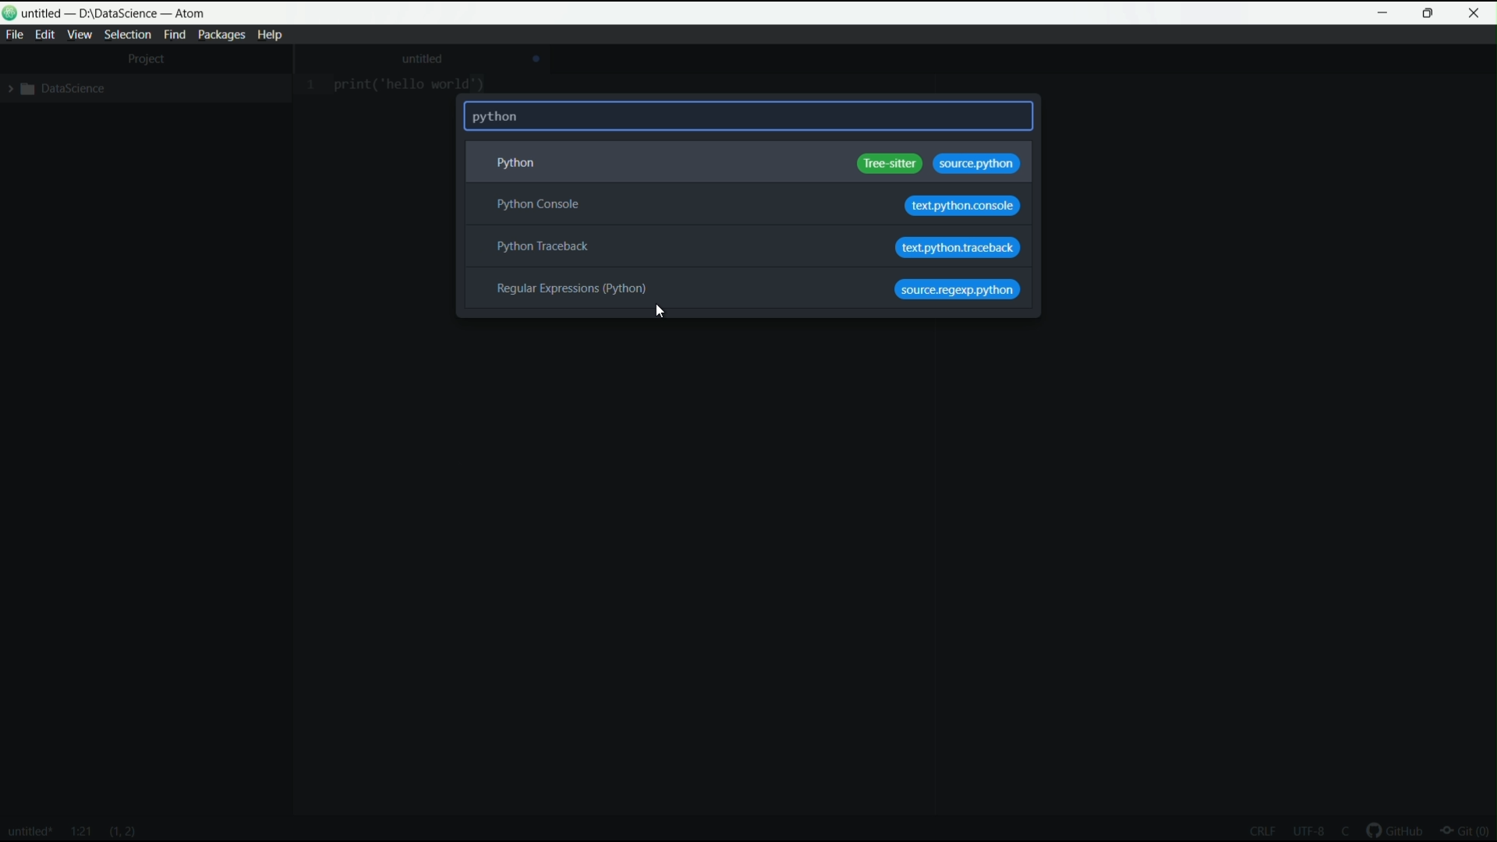 The image size is (1497, 842). What do you see at coordinates (175, 35) in the screenshot?
I see `find menu` at bounding box center [175, 35].